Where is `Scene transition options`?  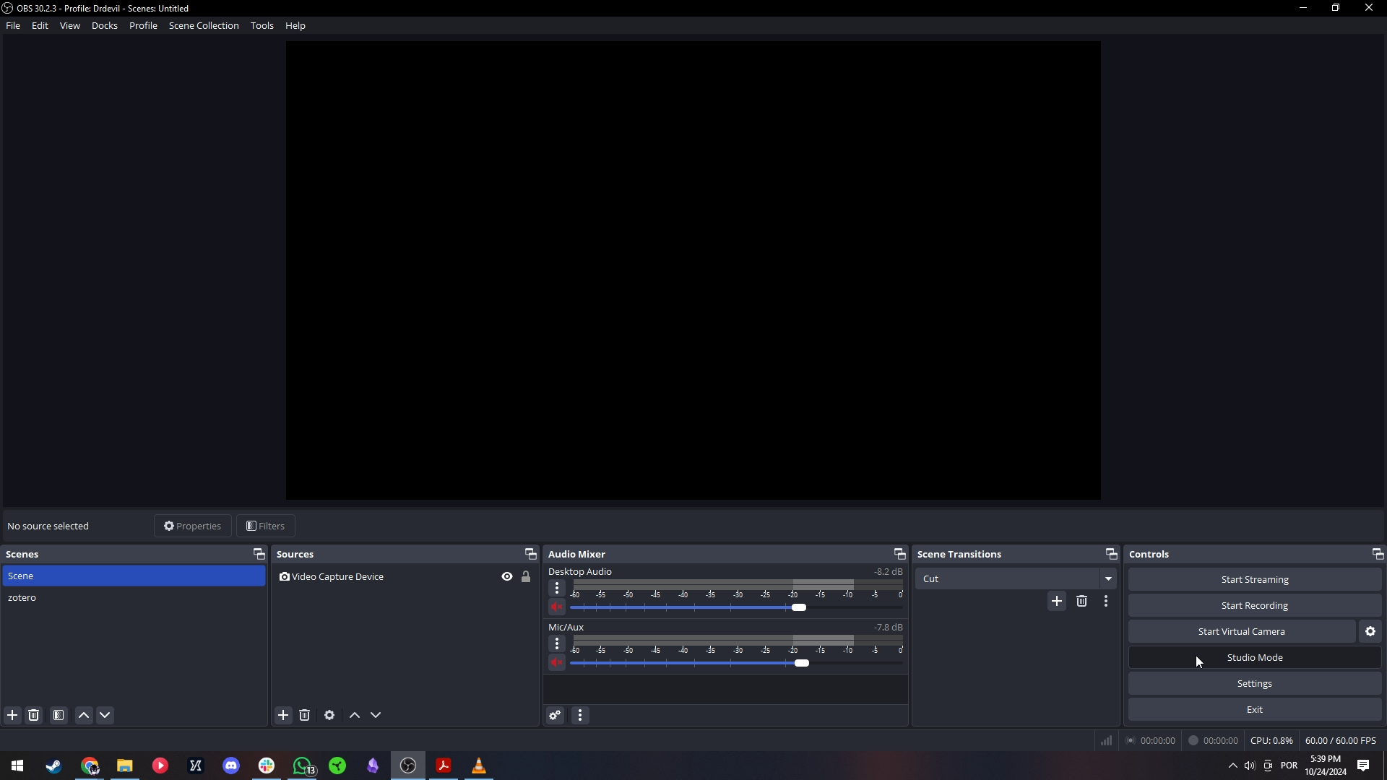
Scene transition options is located at coordinates (1108, 579).